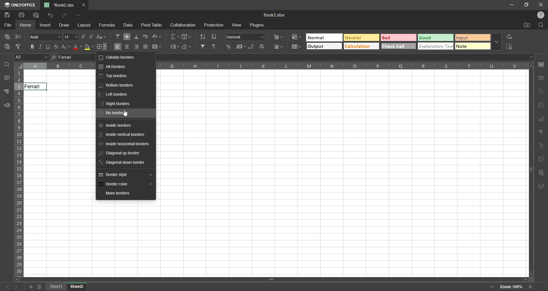 The width and height of the screenshot is (548, 291). What do you see at coordinates (473, 46) in the screenshot?
I see `note` at bounding box center [473, 46].